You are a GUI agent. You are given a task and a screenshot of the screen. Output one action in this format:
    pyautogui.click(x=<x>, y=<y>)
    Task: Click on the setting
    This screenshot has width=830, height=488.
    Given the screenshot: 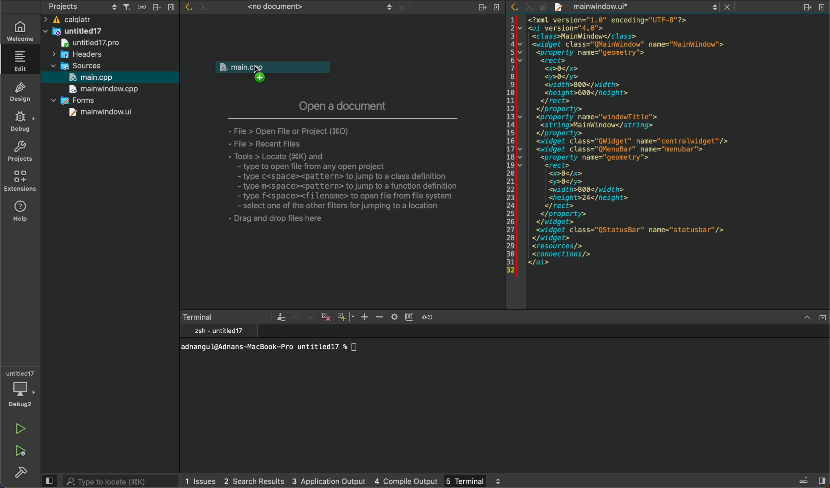 What is the action you would take?
    pyautogui.click(x=402, y=316)
    